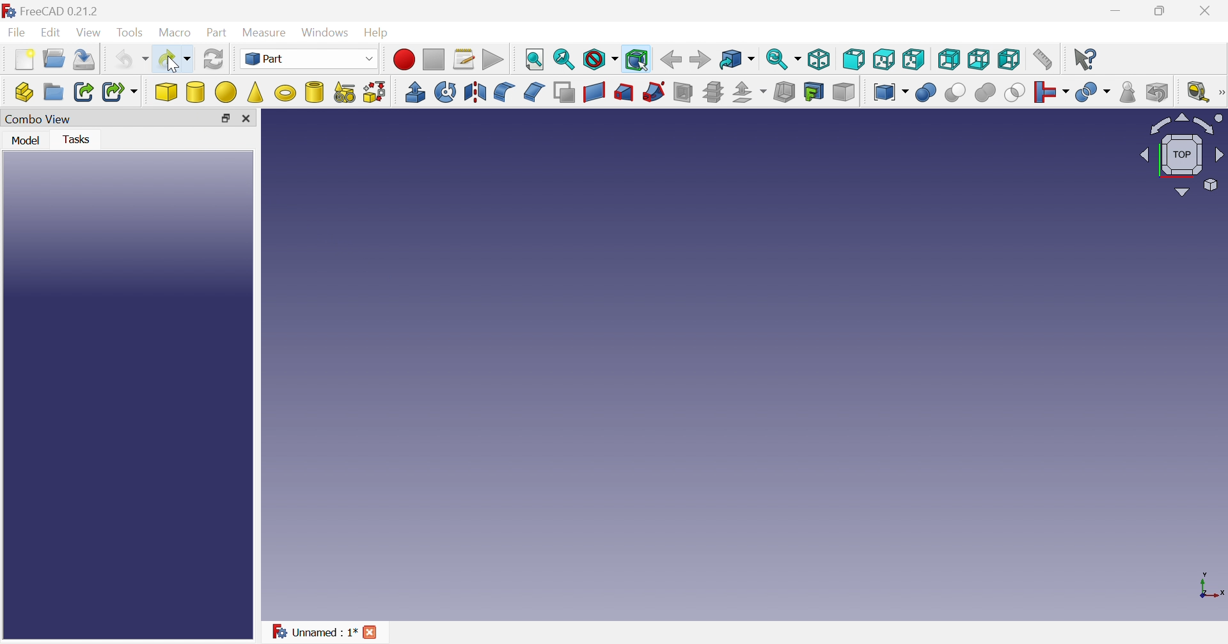 This screenshot has width=1228, height=644. I want to click on Right, so click(949, 59).